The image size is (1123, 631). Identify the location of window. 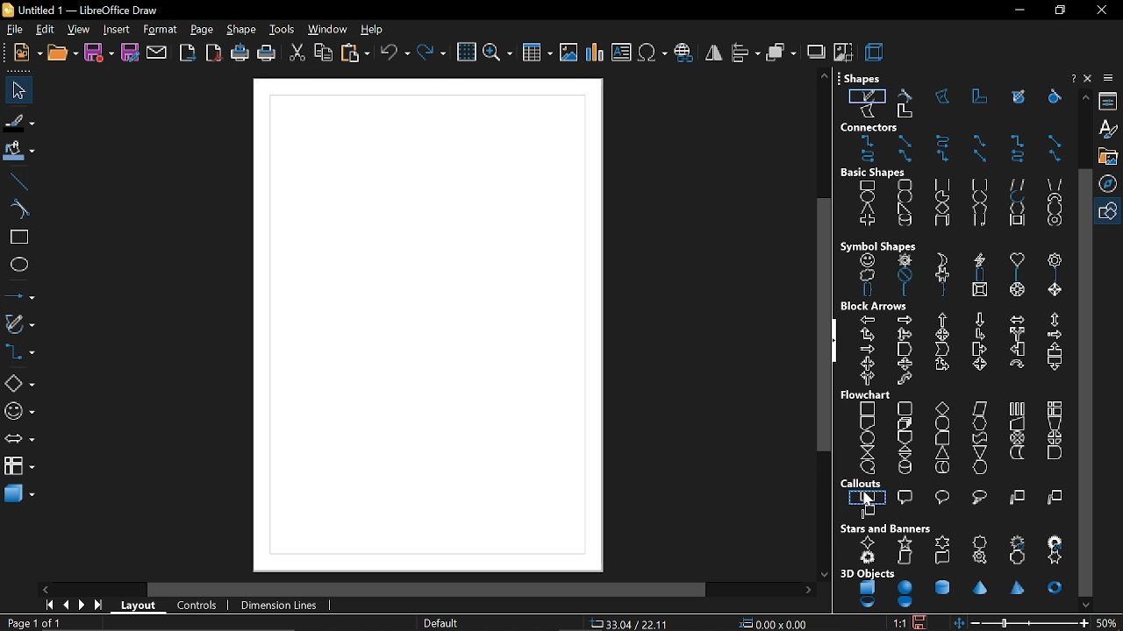
(328, 30).